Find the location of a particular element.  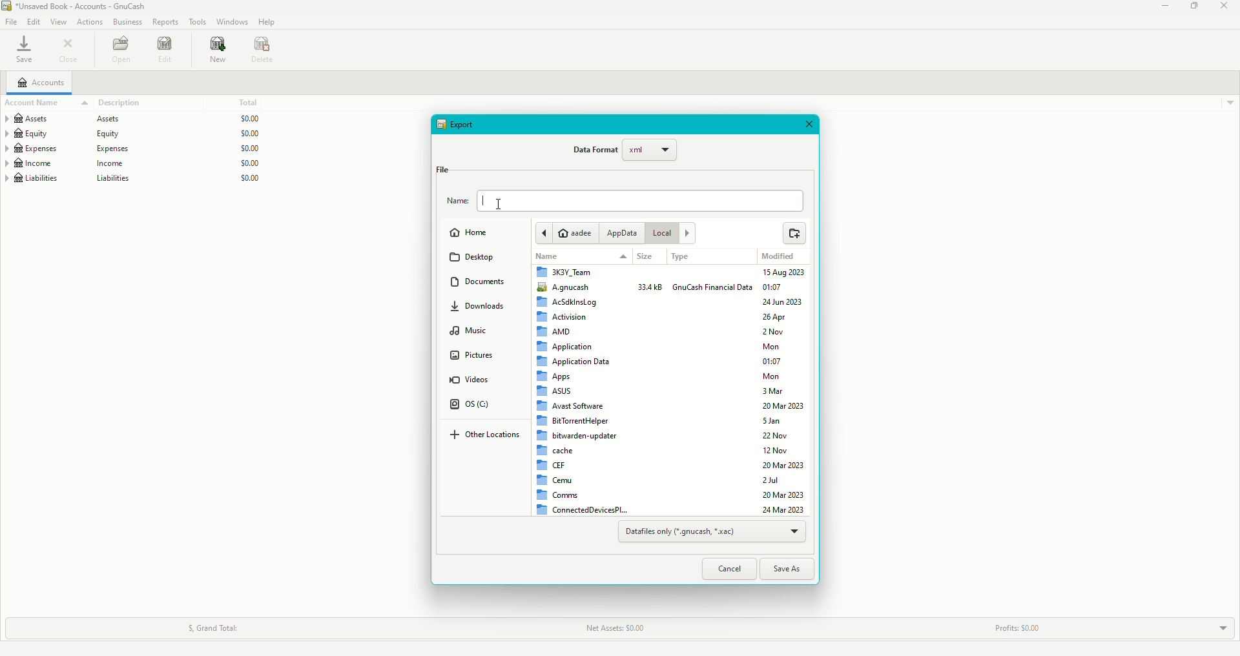

Close is located at coordinates (812, 125).